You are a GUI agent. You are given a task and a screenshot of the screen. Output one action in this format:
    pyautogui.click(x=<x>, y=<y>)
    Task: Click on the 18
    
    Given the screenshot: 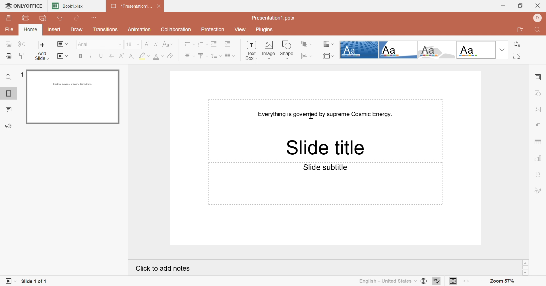 What is the action you would take?
    pyautogui.click(x=133, y=45)
    